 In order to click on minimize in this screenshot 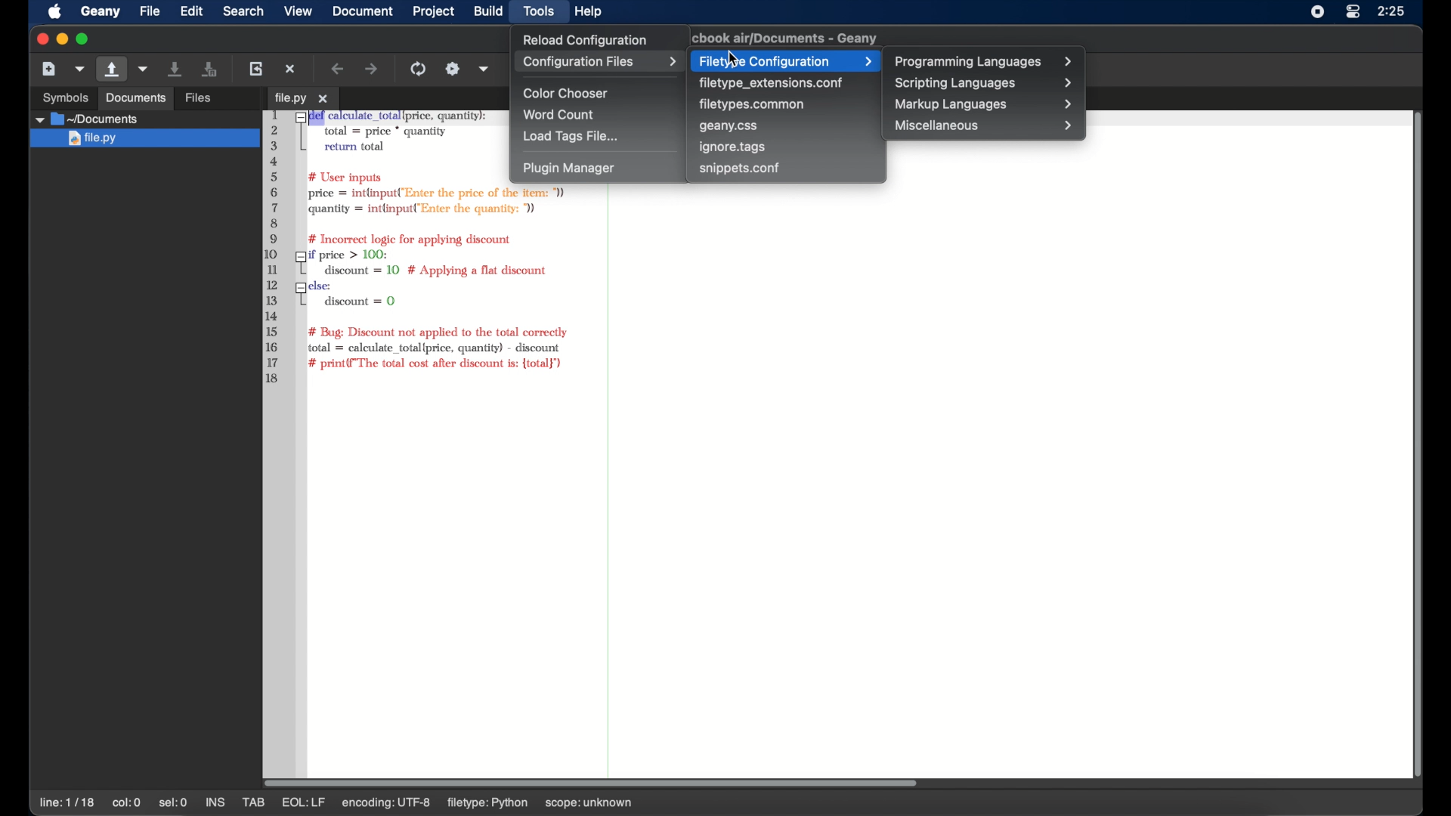, I will do `click(60, 39)`.